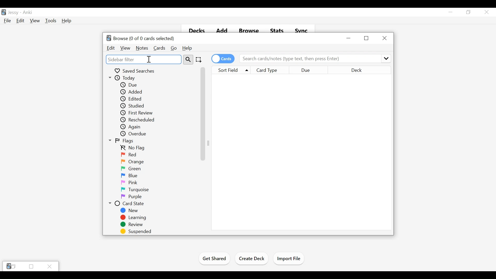  I want to click on Anki Desktop Icon, so click(4, 12).